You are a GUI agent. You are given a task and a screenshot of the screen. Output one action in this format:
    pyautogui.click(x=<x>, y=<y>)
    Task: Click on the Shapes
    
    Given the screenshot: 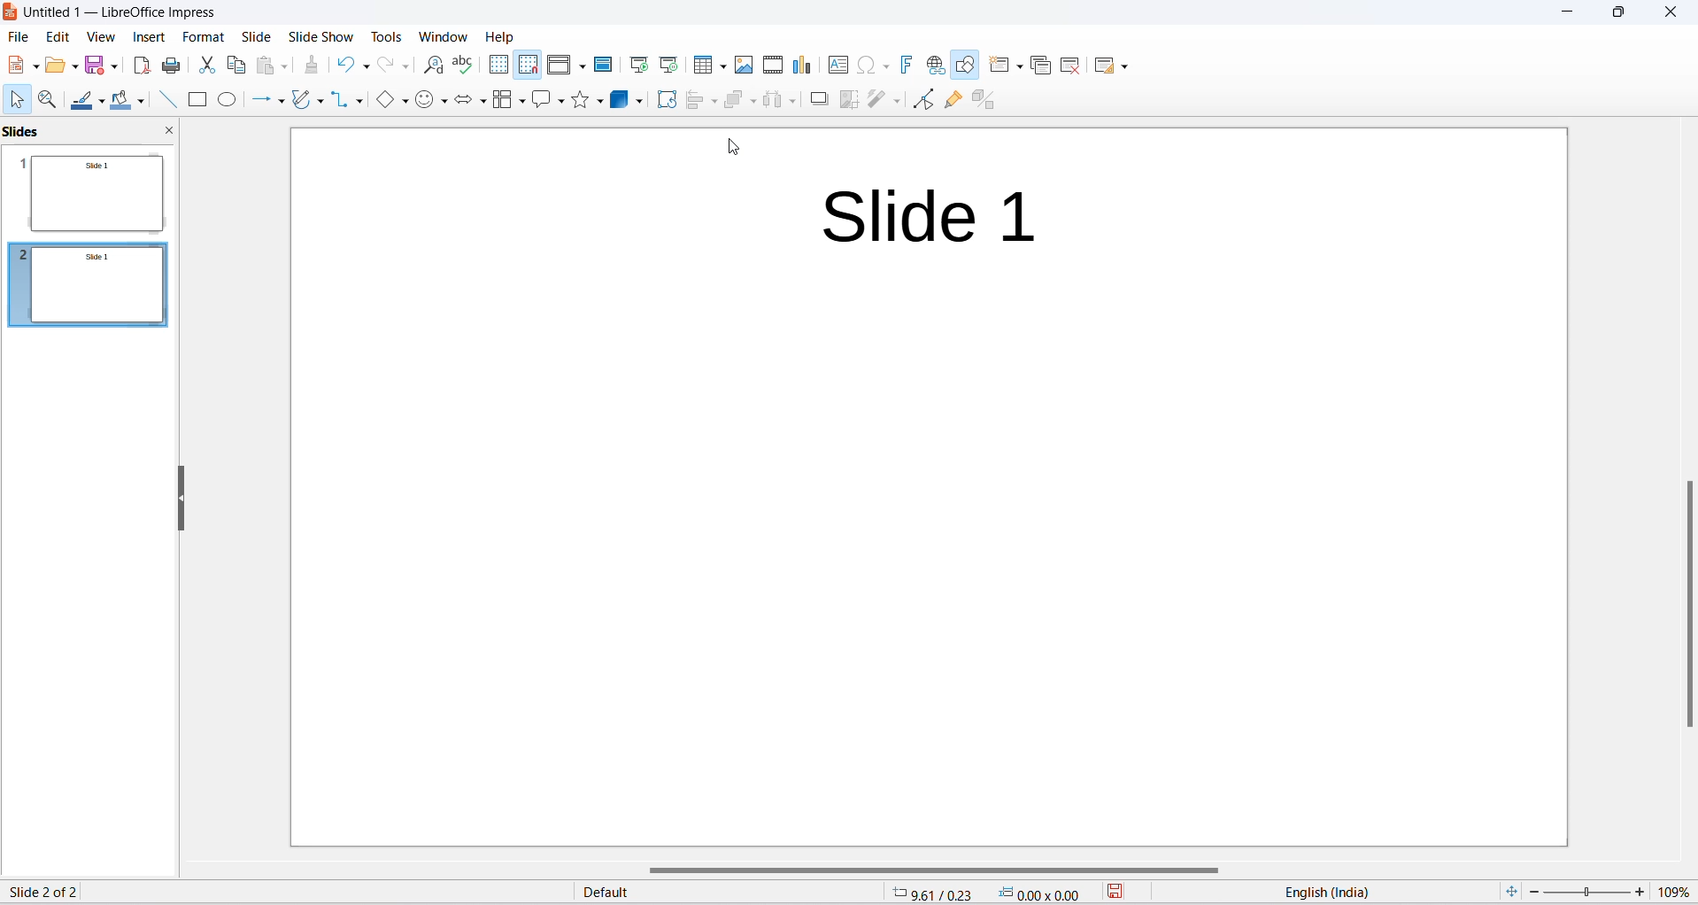 What is the action you would take?
    pyautogui.click(x=588, y=101)
    